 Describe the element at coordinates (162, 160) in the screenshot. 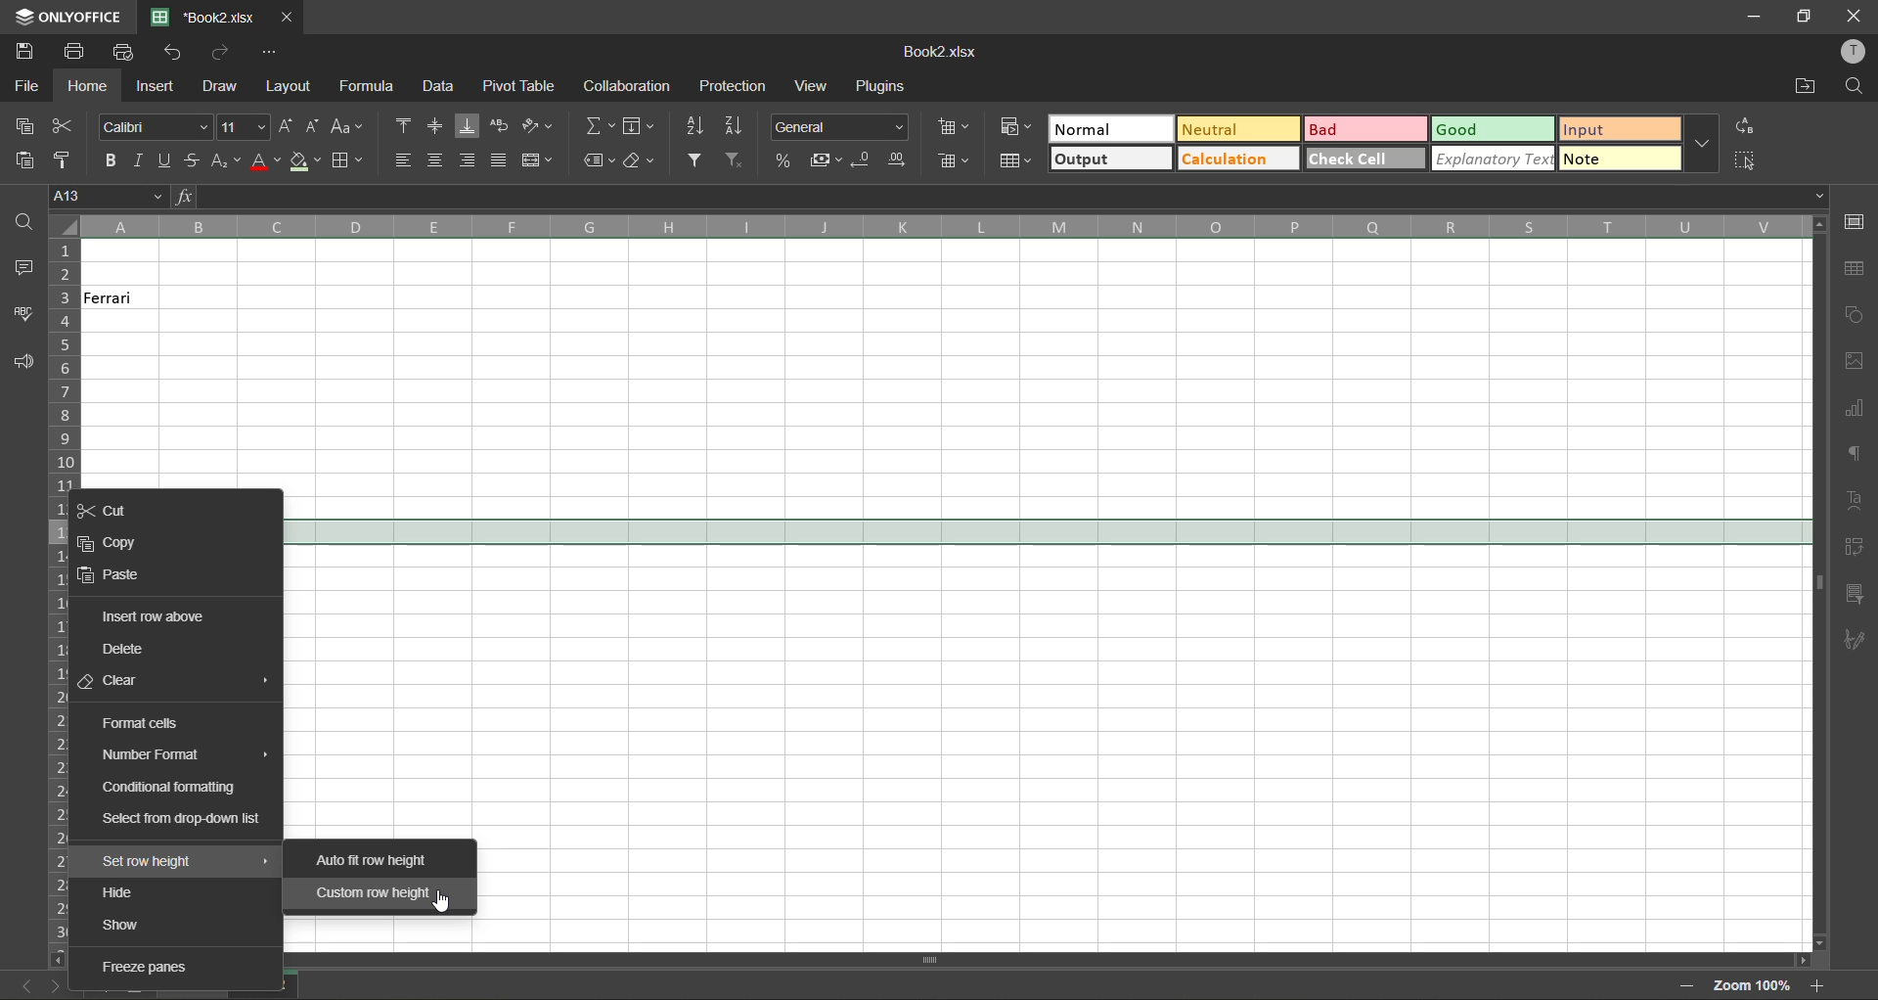

I see `underline` at that location.